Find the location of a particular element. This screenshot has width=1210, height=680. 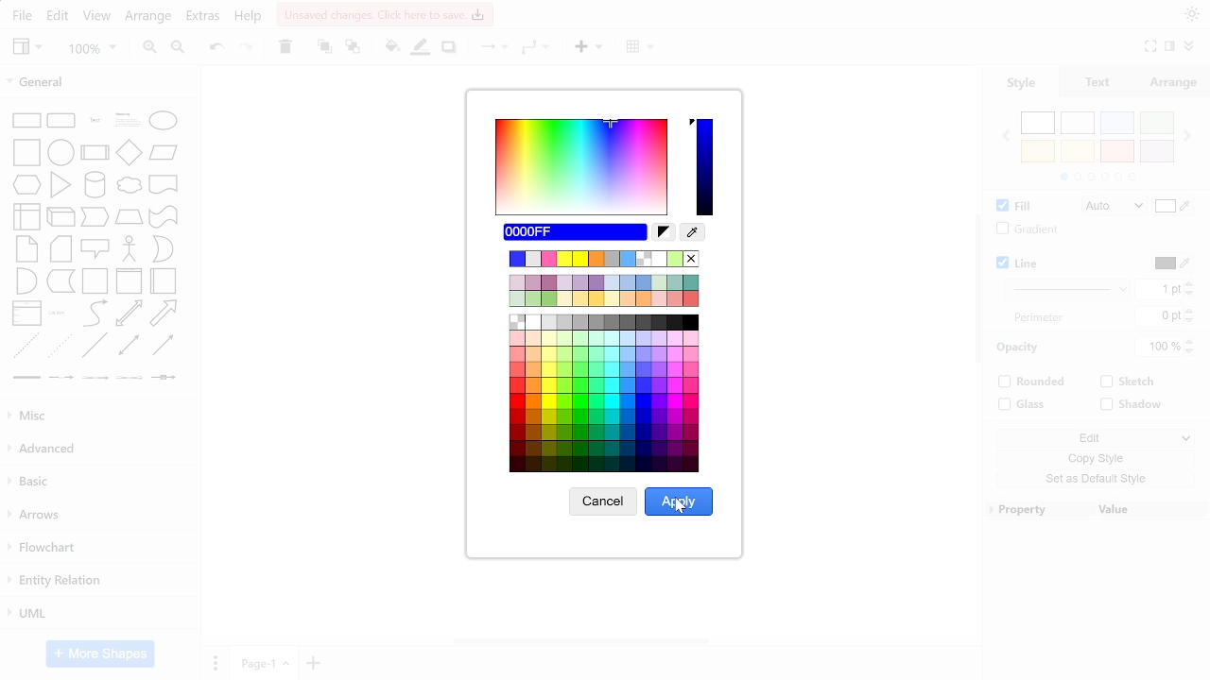

apearence is located at coordinates (1192, 14).